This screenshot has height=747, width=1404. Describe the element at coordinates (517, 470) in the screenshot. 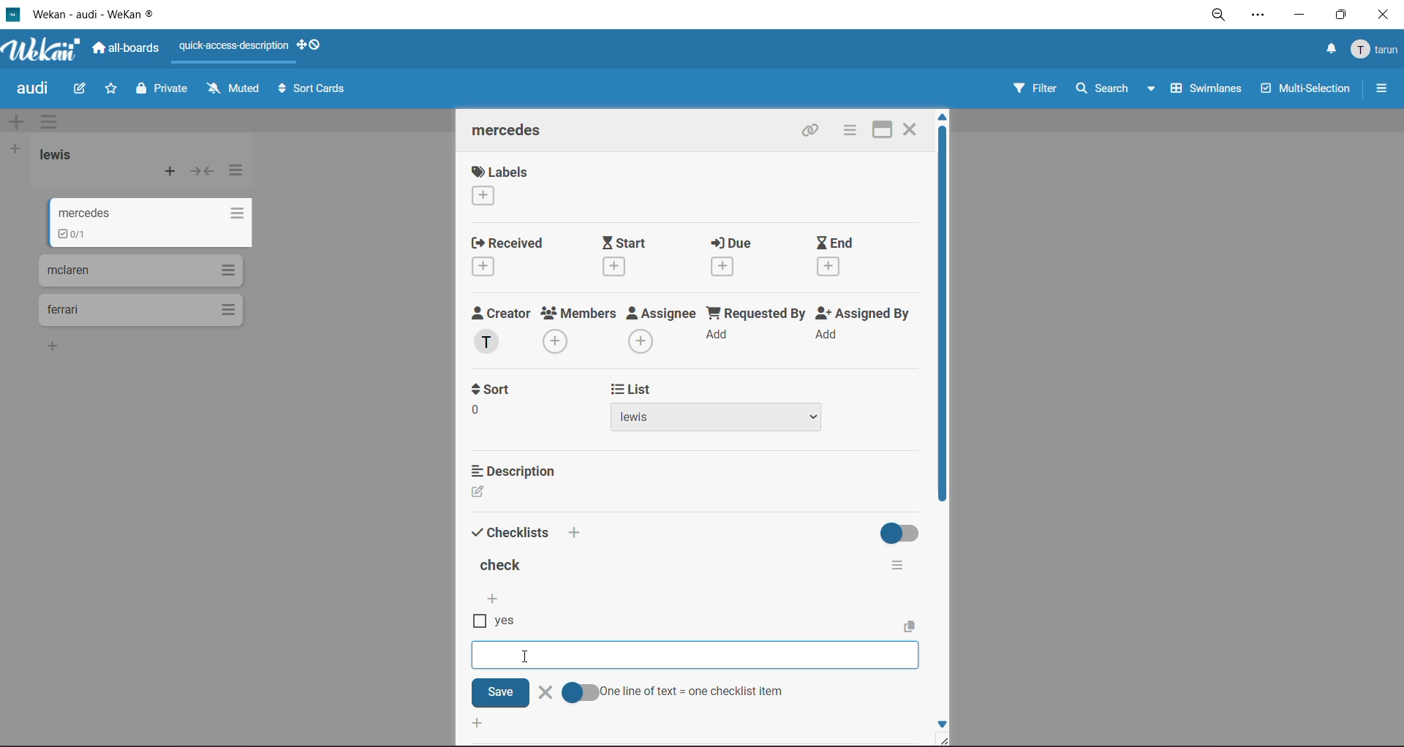

I see `desscription` at that location.